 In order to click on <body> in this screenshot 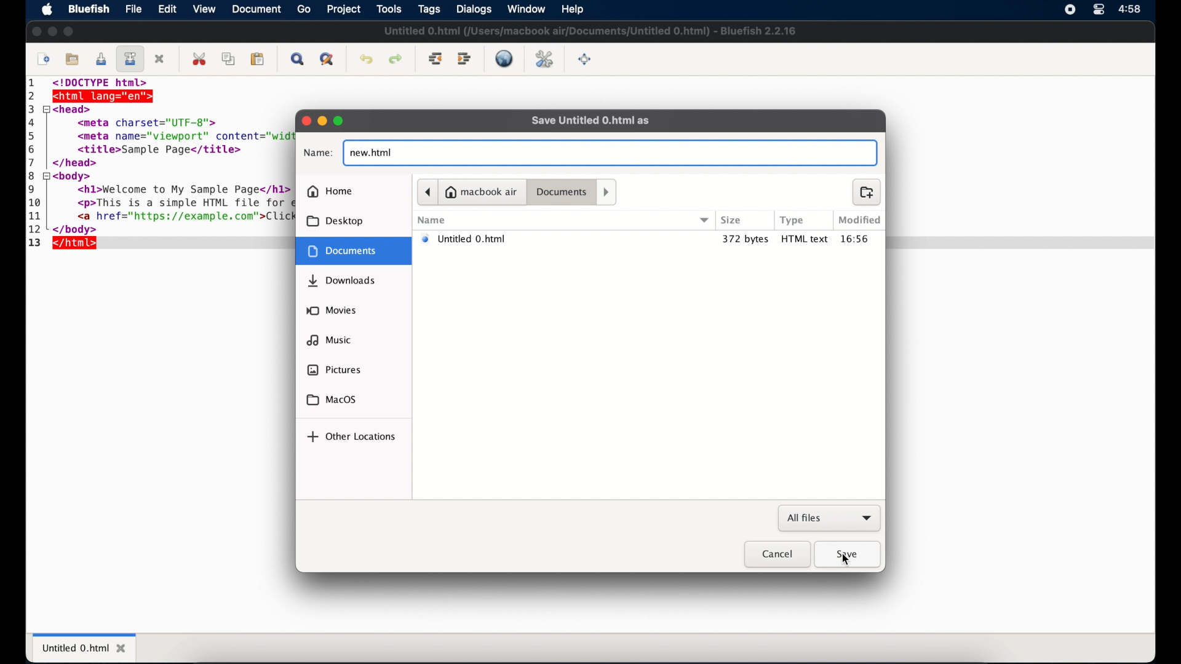, I will do `click(76, 176)`.